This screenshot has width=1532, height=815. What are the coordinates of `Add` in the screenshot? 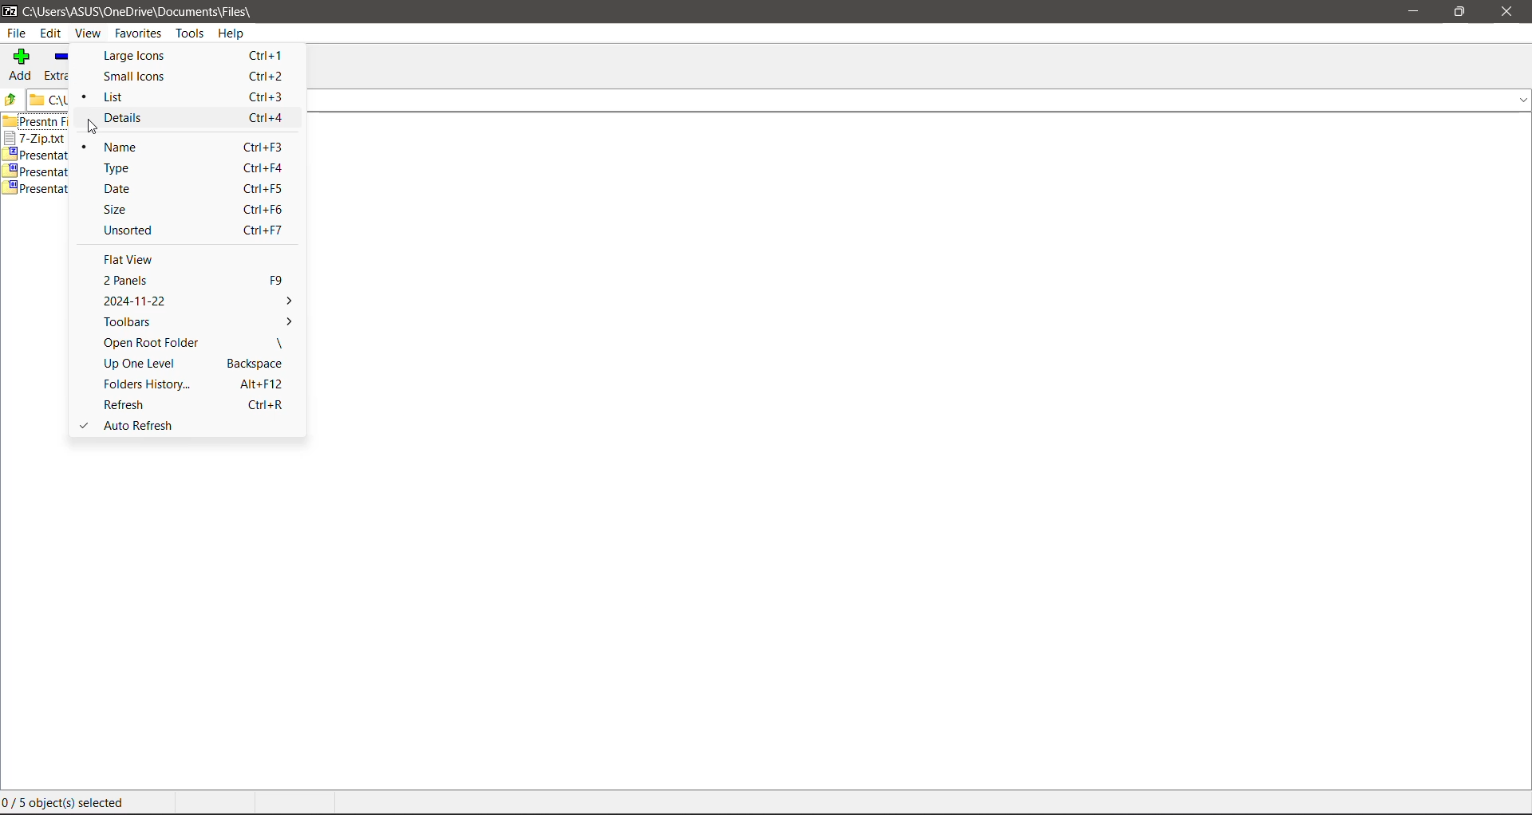 It's located at (19, 65).